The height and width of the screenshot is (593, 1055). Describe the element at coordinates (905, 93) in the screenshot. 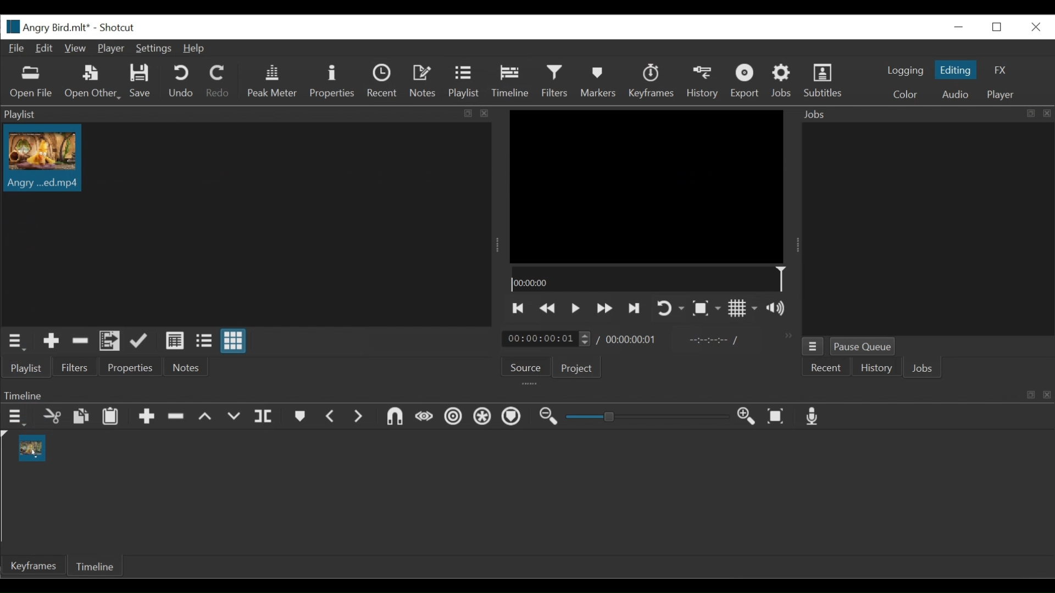

I see `Color` at that location.